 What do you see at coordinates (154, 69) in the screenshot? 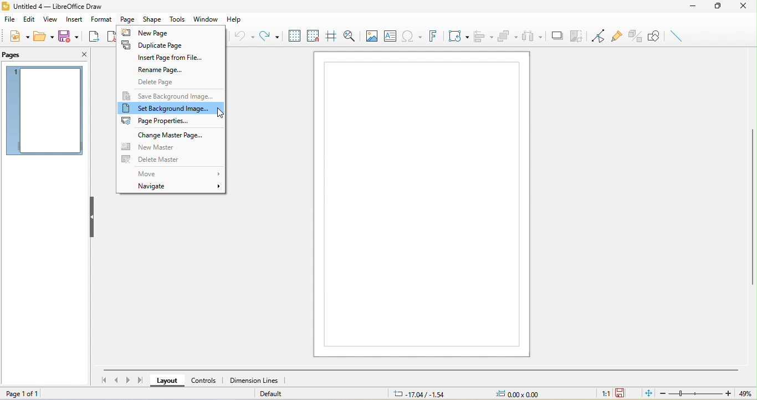
I see `rename page` at bounding box center [154, 69].